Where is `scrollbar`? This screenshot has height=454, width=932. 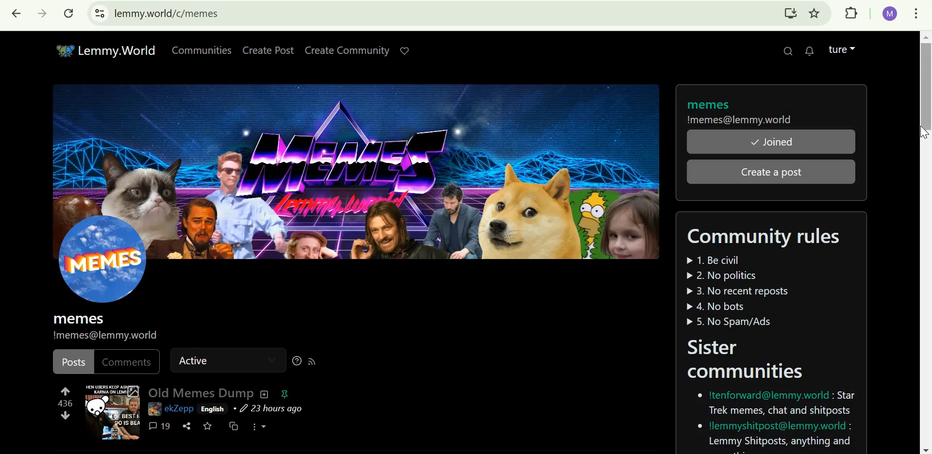 scrollbar is located at coordinates (924, 242).